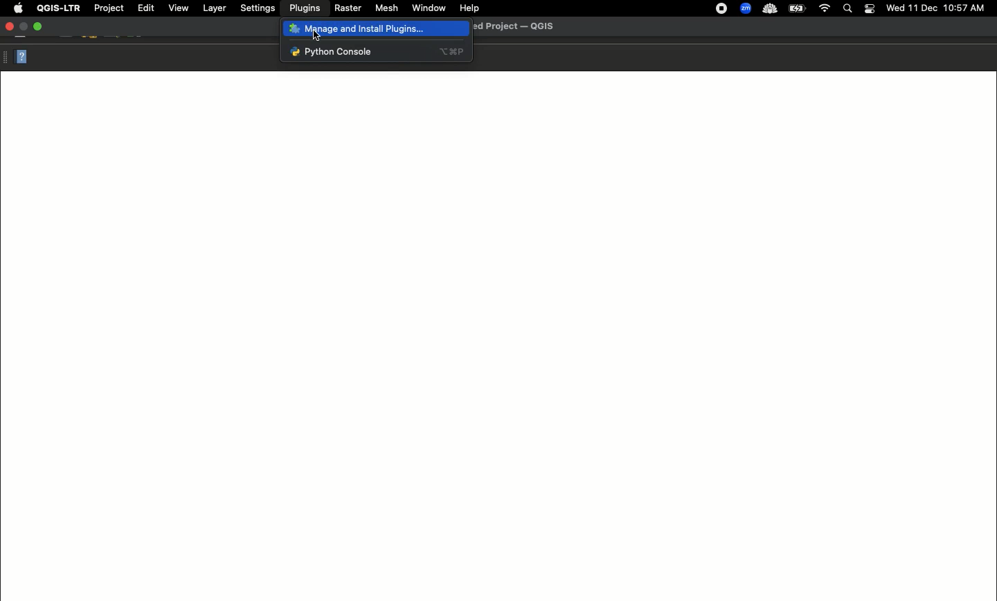 The height and width of the screenshot is (601, 997). Describe the element at coordinates (58, 8) in the screenshot. I see `QGIS` at that location.